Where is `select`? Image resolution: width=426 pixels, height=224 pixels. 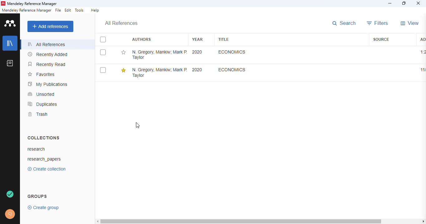
select is located at coordinates (103, 52).